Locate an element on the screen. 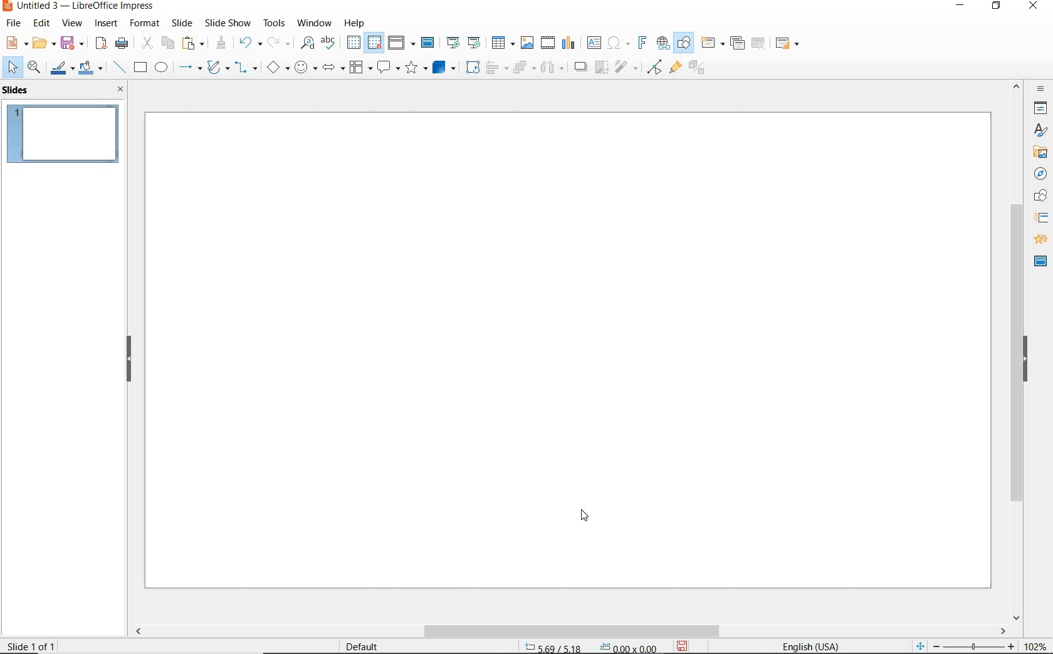 Image resolution: width=1053 pixels, height=654 pixels. ZOOM OUR OR ZOOM IN is located at coordinates (963, 645).